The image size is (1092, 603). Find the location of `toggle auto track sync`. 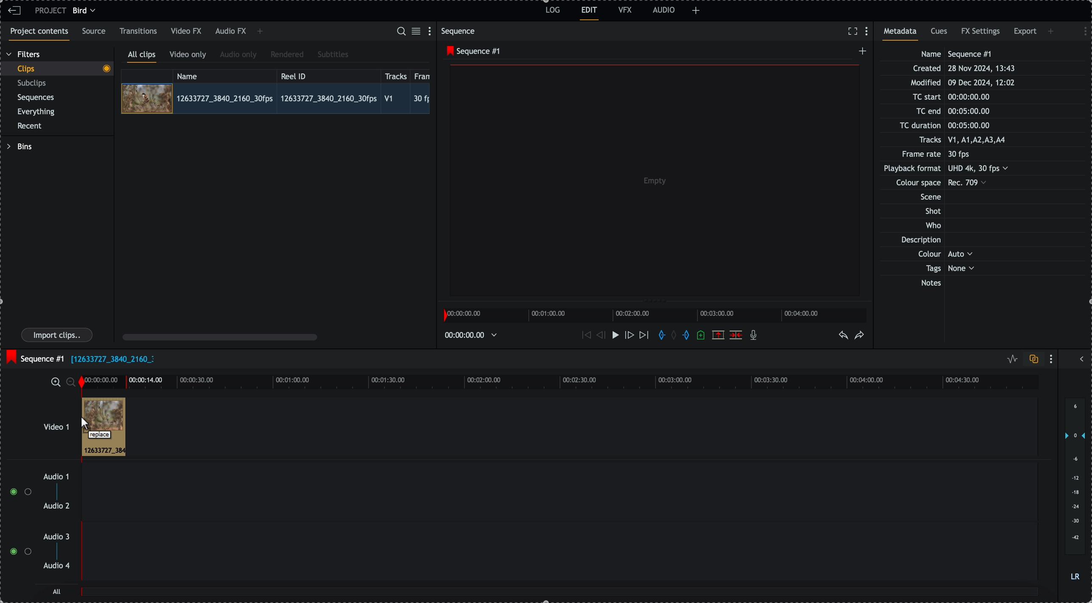

toggle auto track sync is located at coordinates (1032, 360).